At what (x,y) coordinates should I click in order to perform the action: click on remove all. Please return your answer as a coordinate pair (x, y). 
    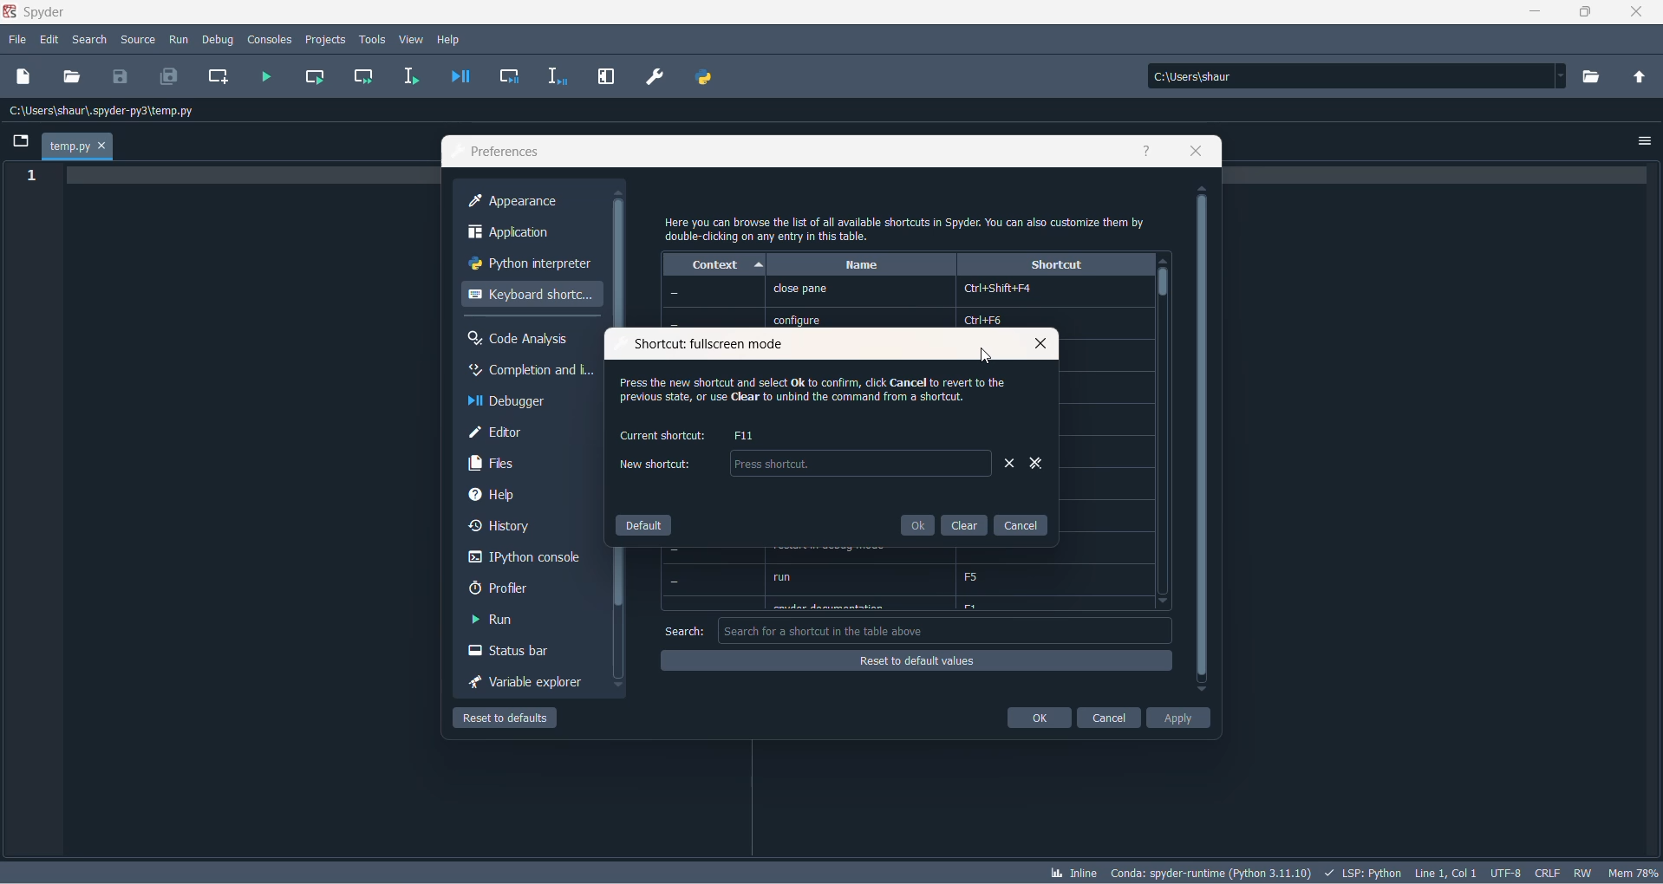
    Looking at the image, I should click on (1041, 465).